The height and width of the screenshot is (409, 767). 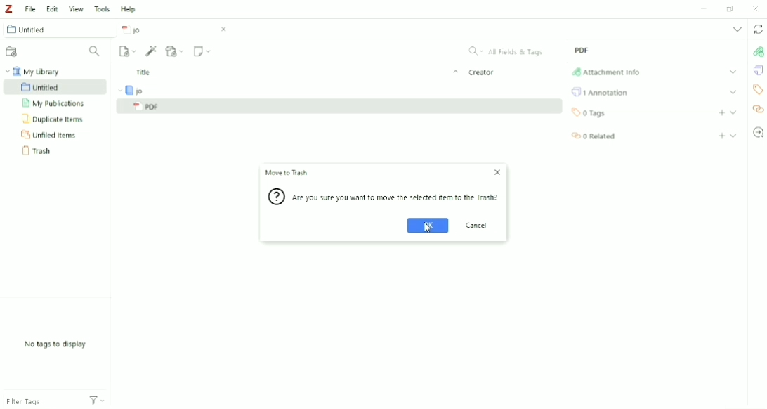 What do you see at coordinates (97, 52) in the screenshot?
I see `Filter Collections` at bounding box center [97, 52].